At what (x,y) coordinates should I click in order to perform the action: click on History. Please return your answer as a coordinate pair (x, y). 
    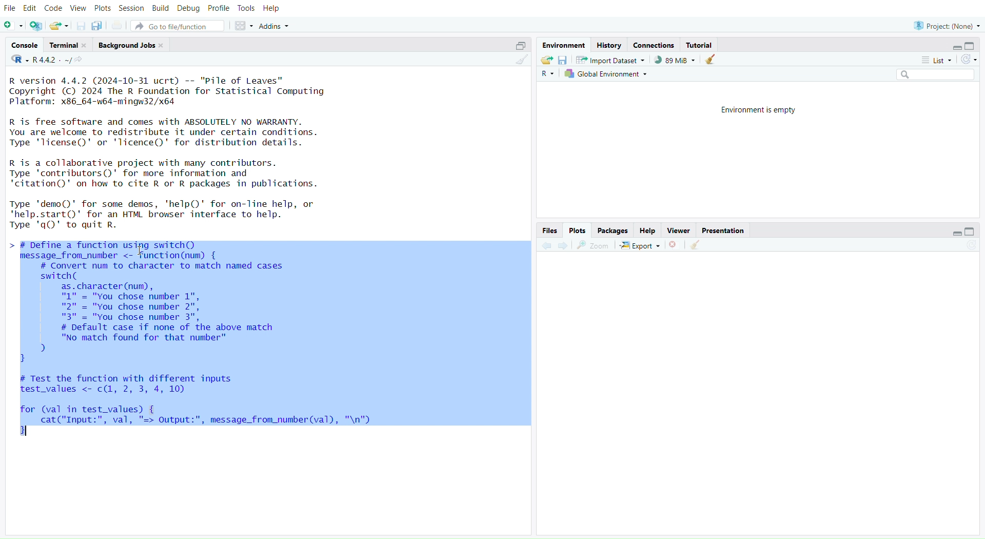
    Looking at the image, I should click on (610, 44).